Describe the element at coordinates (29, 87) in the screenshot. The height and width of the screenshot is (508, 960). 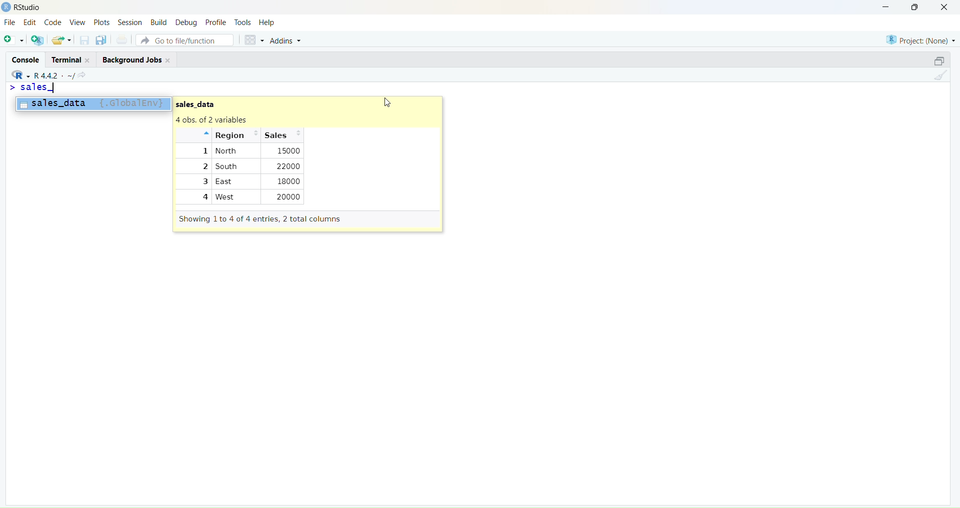
I see `> sales` at that location.